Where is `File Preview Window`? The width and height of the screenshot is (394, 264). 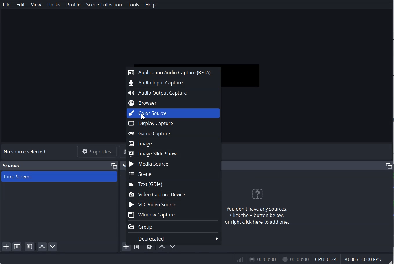 File Preview Window is located at coordinates (245, 74).